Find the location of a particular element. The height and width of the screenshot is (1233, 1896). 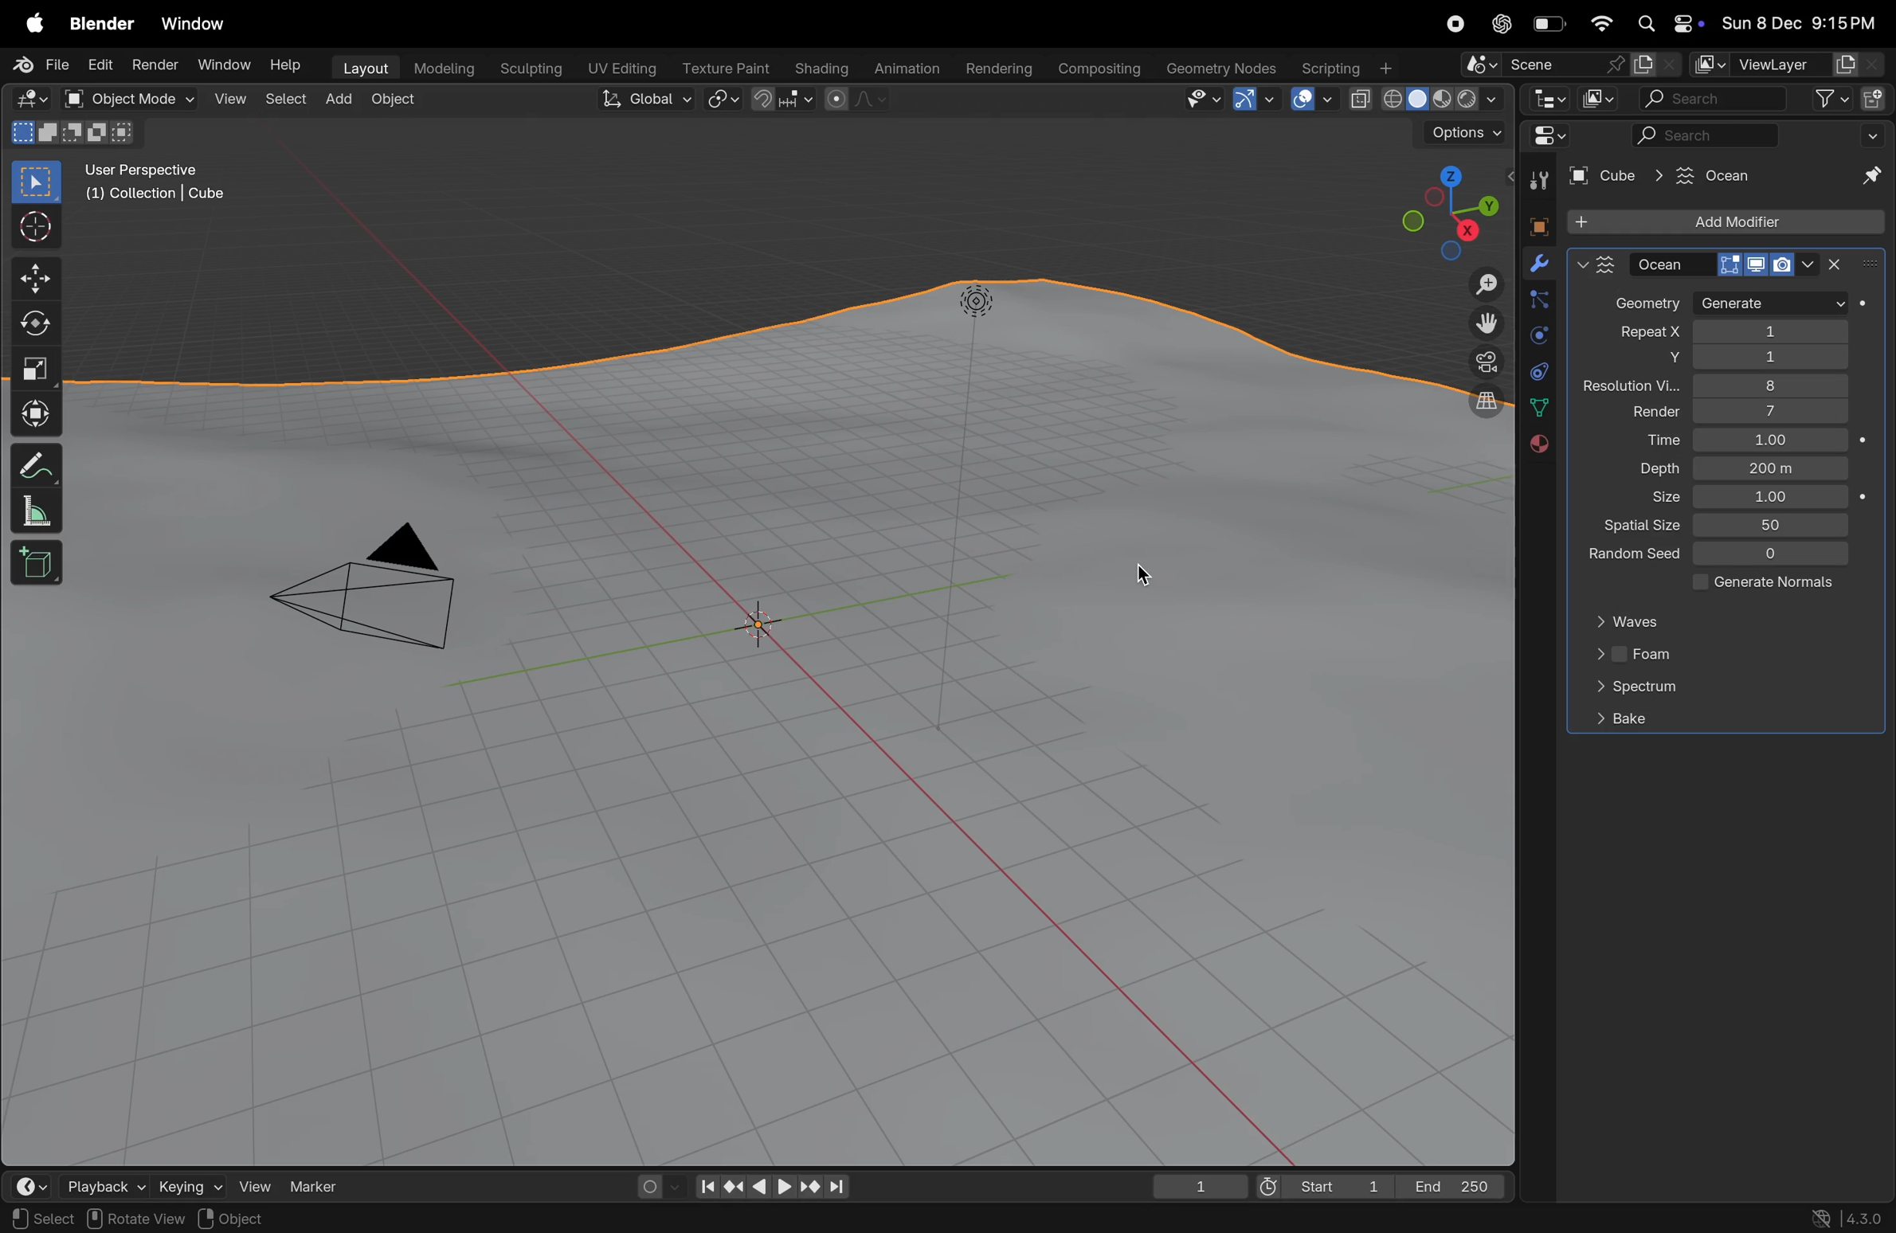

file is located at coordinates (45, 65).